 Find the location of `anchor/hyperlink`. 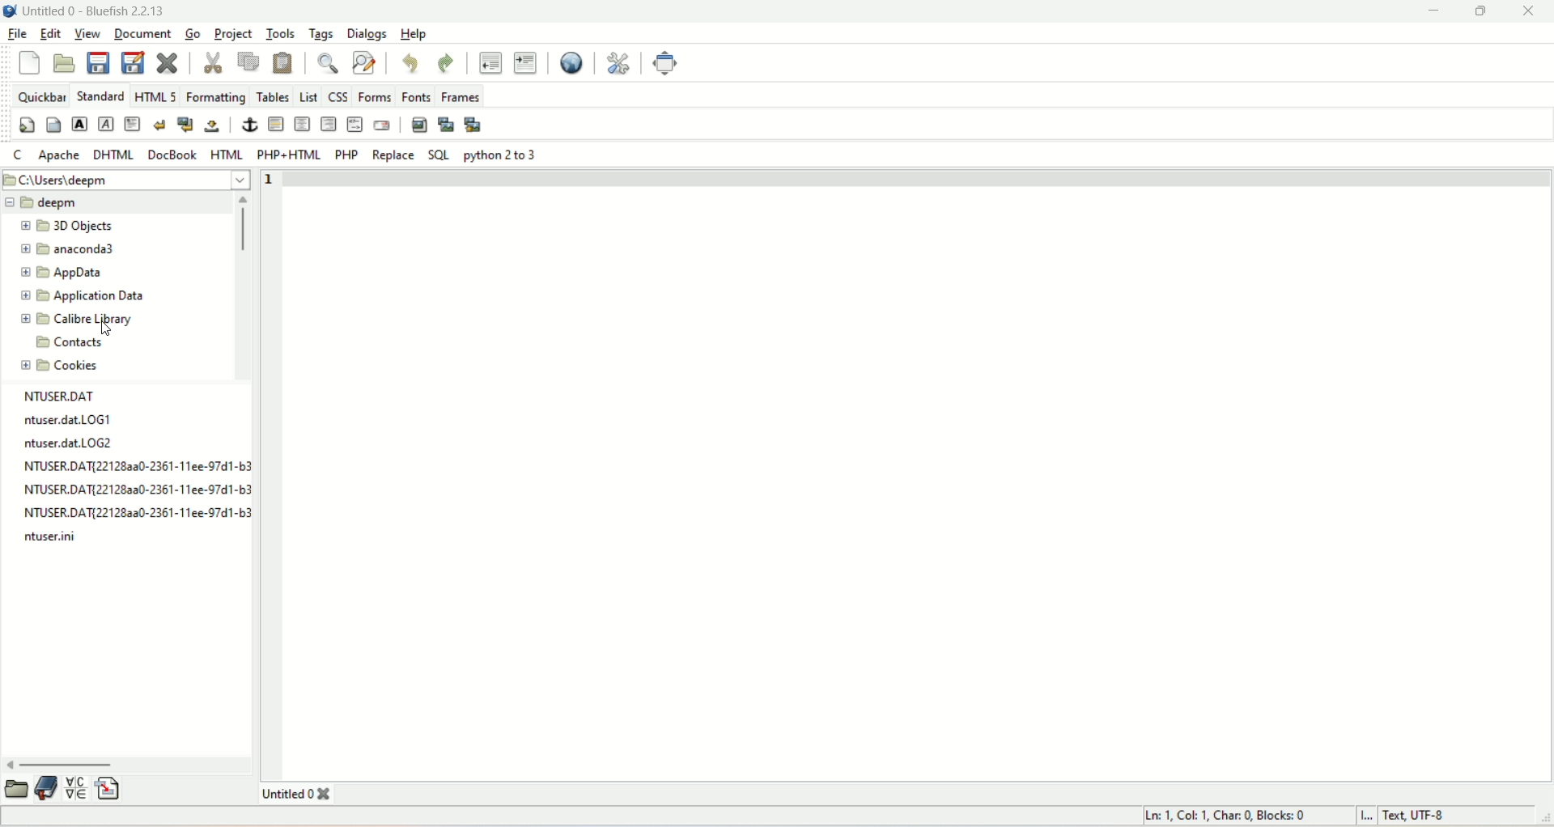

anchor/hyperlink is located at coordinates (250, 125).